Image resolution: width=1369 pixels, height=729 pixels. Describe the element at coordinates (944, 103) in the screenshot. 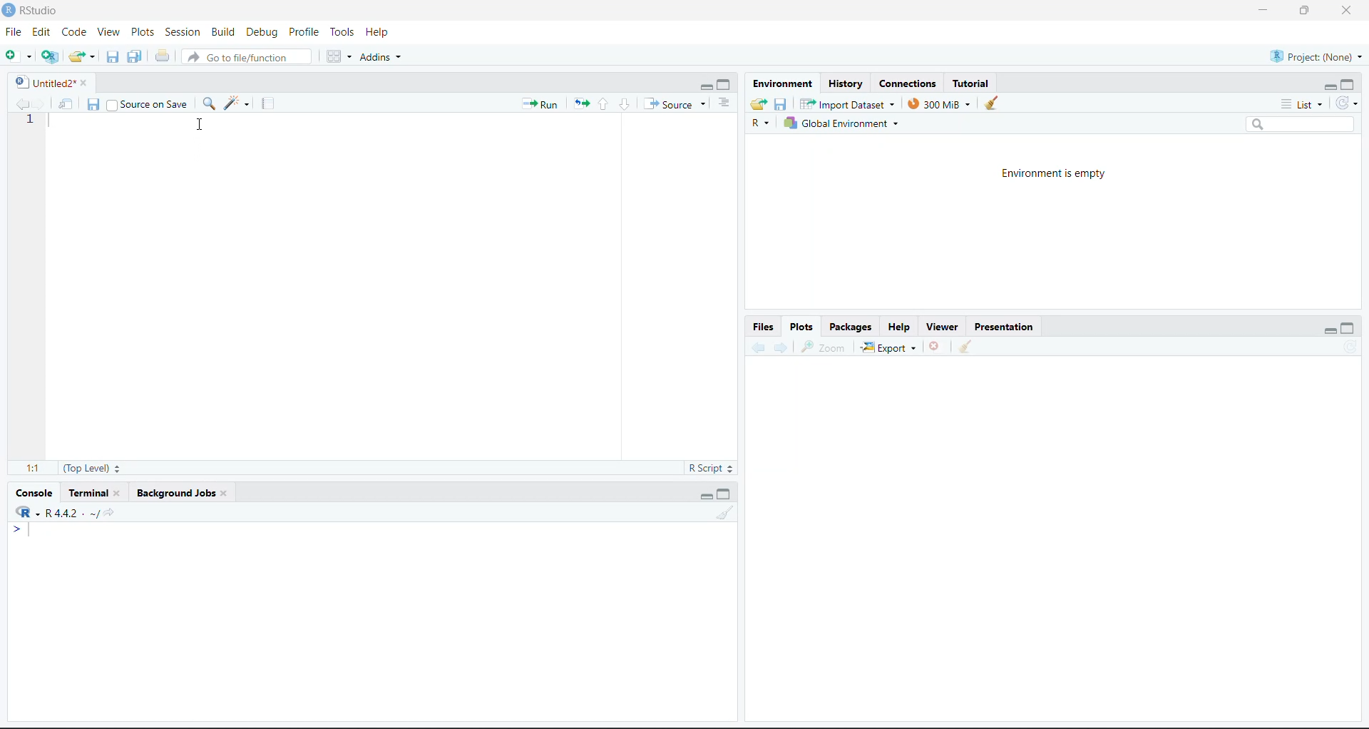

I see `300MB` at that location.